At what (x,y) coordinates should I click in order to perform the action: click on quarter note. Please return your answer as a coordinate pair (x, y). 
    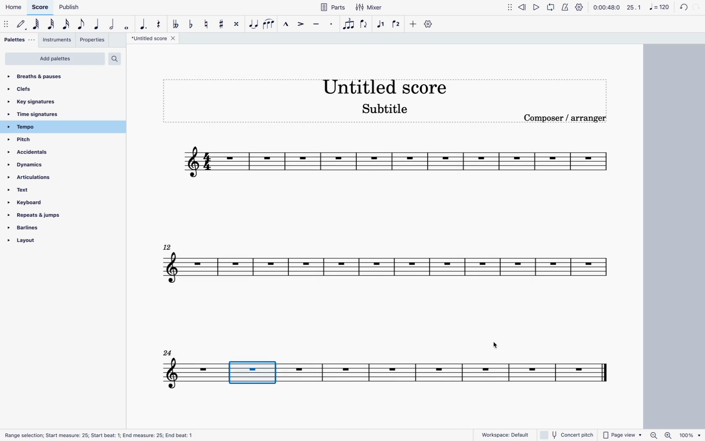
    Looking at the image, I should click on (97, 24).